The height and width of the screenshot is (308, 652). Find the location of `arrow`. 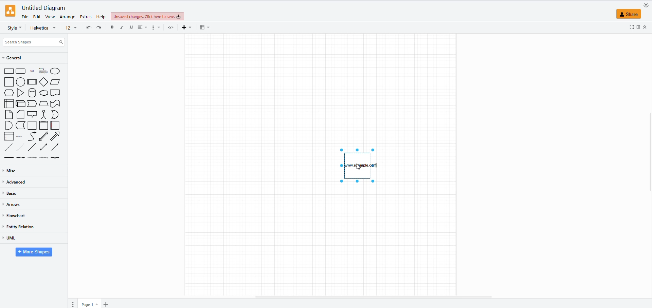

arrow is located at coordinates (57, 136).